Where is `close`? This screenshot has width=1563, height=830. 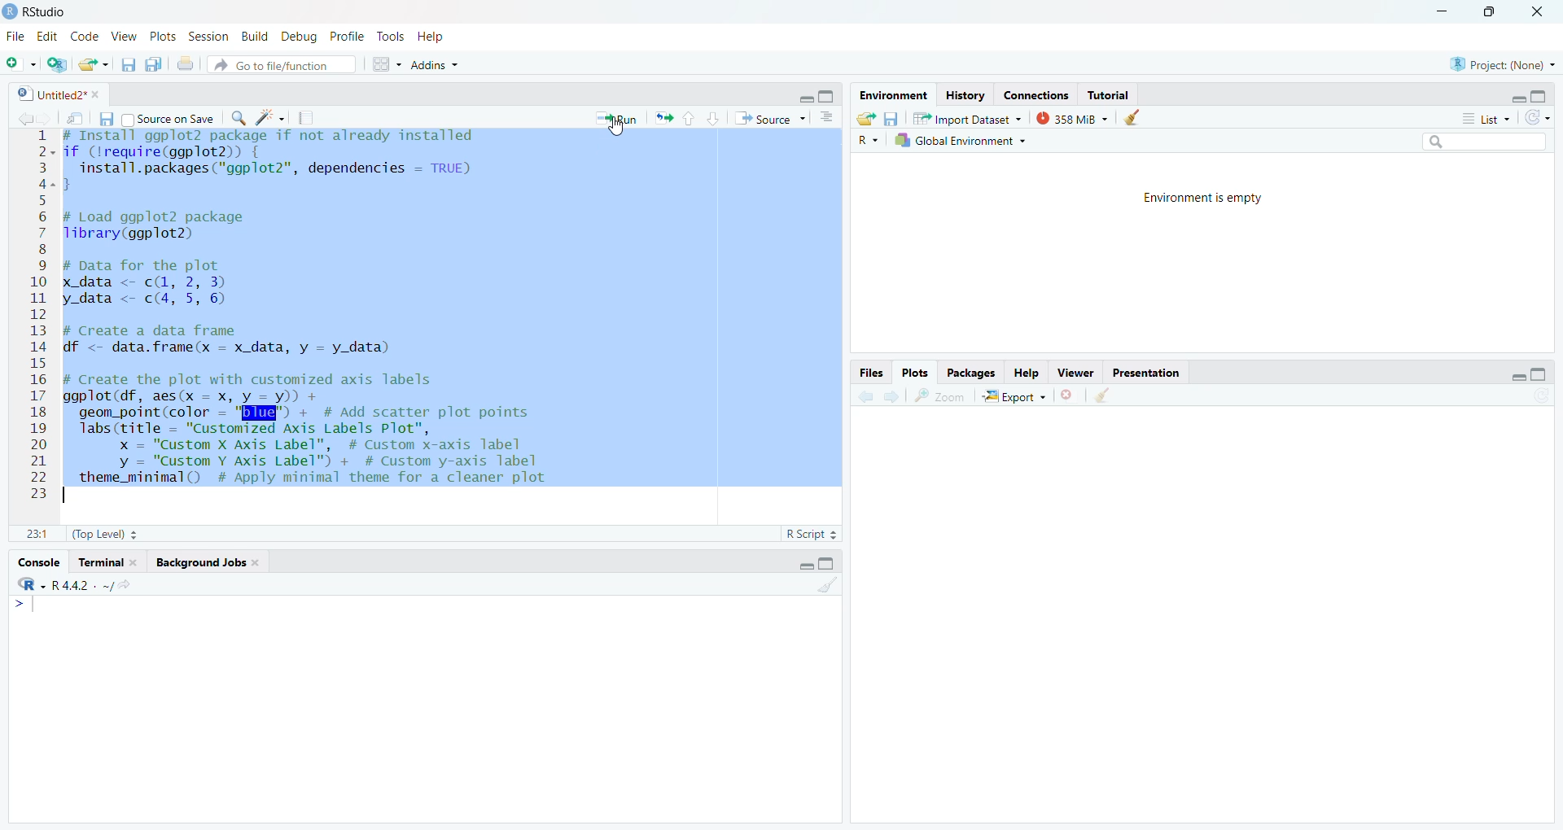
close is located at coordinates (1544, 11).